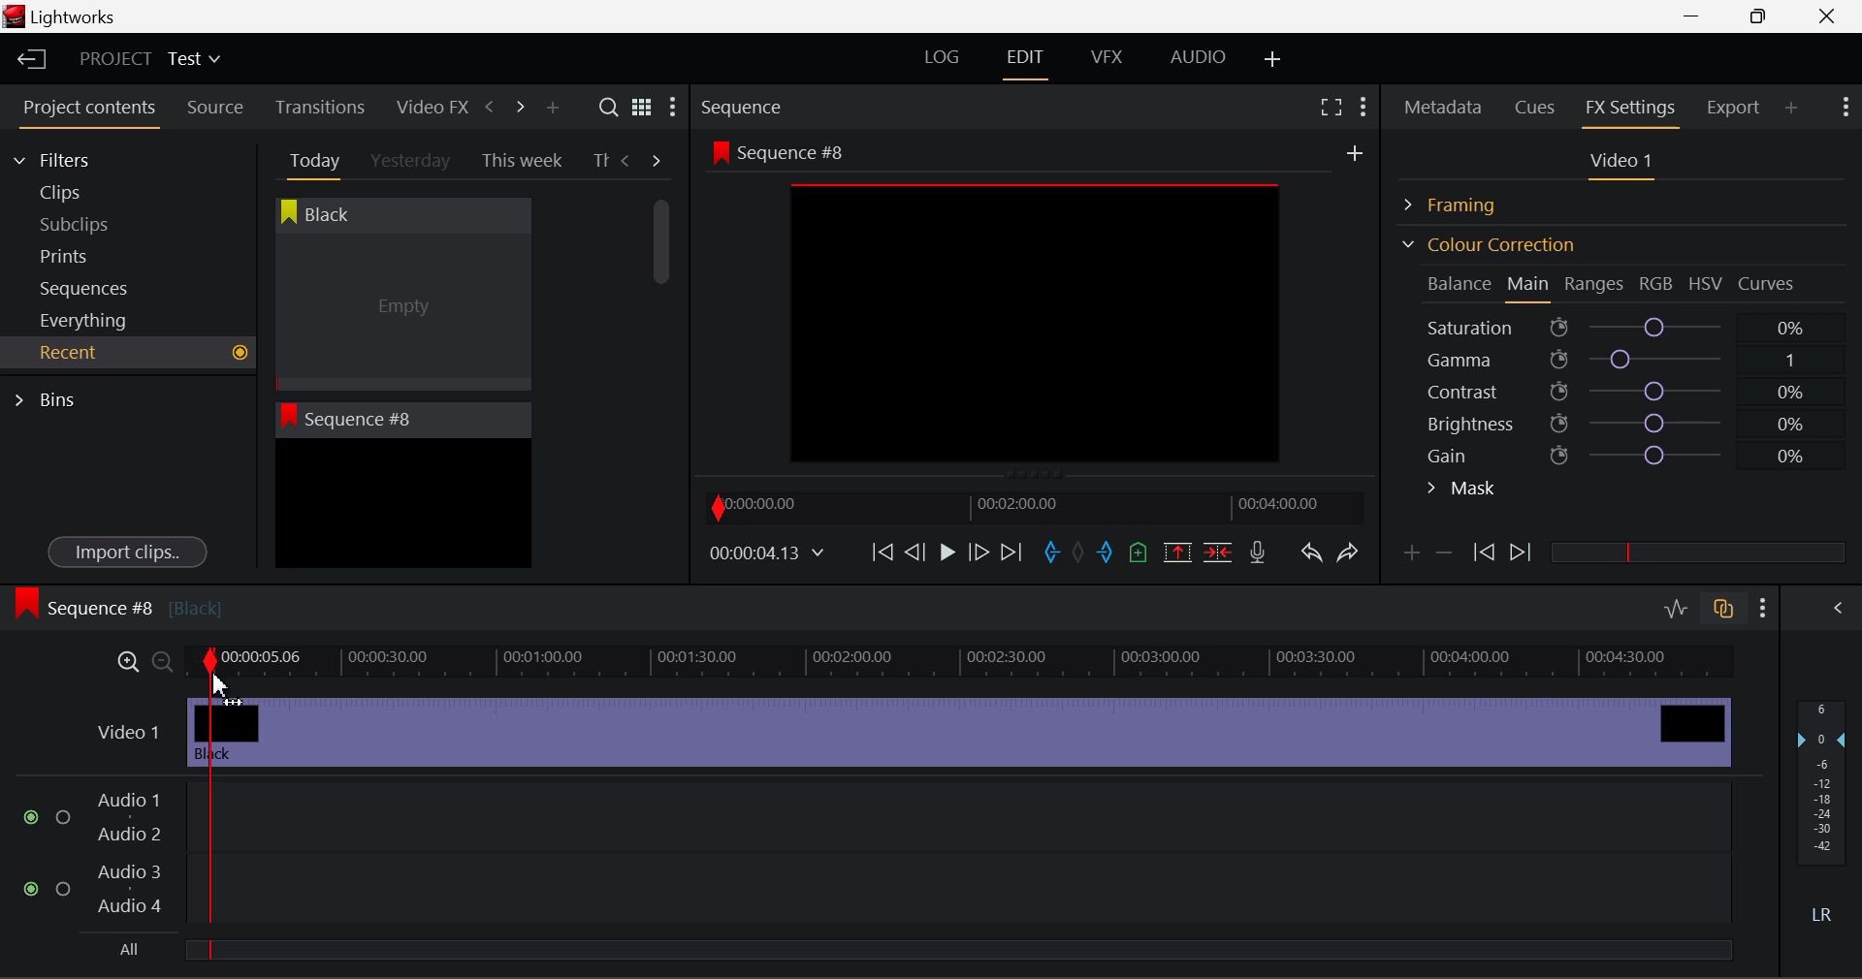 Image resolution: width=1862 pixels, height=979 pixels. What do you see at coordinates (1028, 61) in the screenshot?
I see `EDIT Layout` at bounding box center [1028, 61].